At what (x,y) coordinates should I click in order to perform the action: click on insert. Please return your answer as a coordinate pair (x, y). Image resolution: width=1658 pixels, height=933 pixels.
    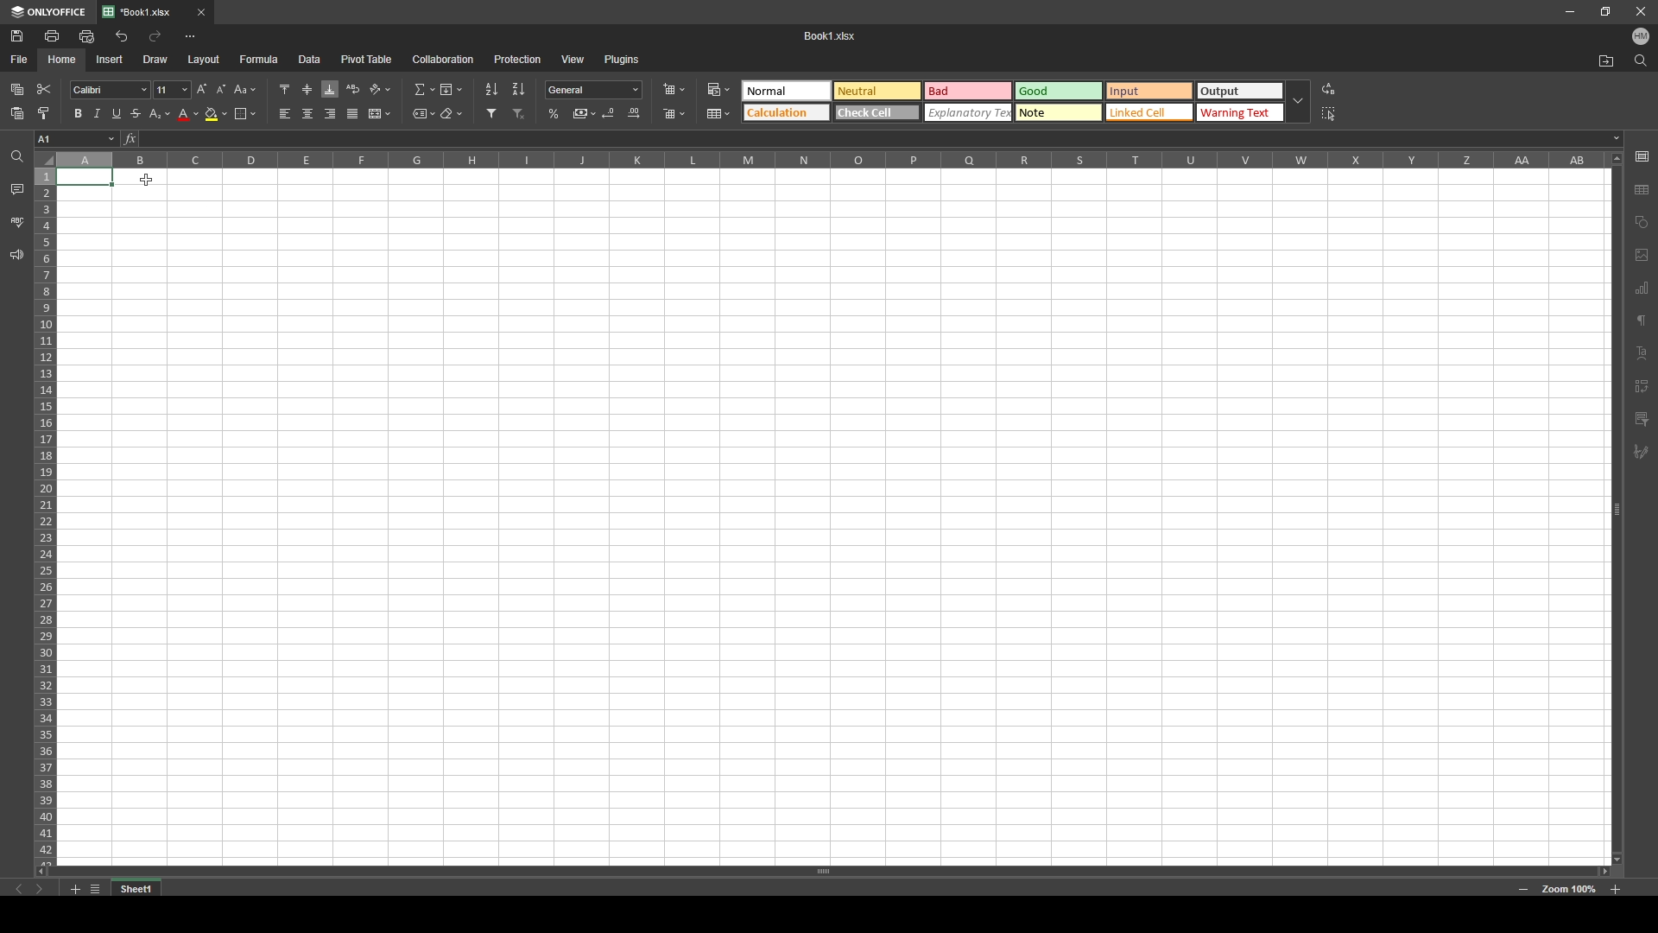
    Looking at the image, I should click on (111, 59).